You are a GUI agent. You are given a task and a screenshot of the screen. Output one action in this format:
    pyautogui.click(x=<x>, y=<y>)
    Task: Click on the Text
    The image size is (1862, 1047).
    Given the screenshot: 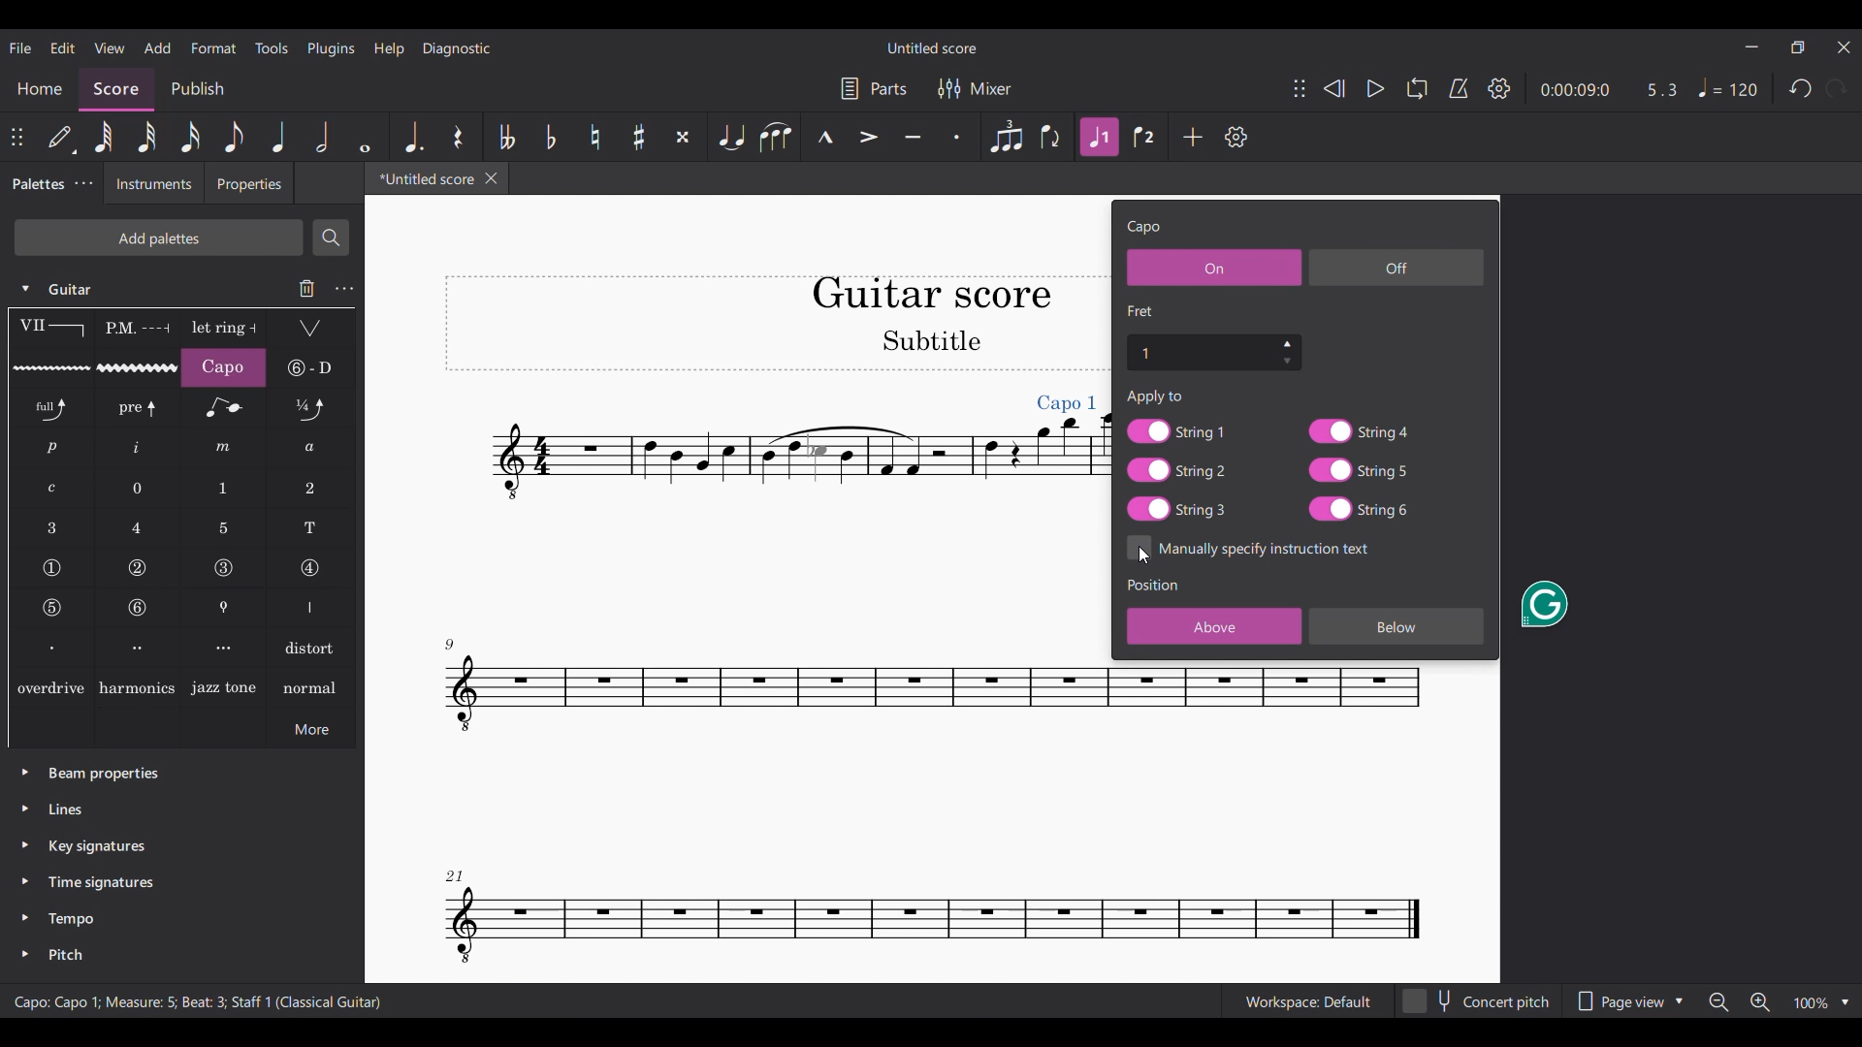 What is the action you would take?
    pyautogui.click(x=1156, y=397)
    